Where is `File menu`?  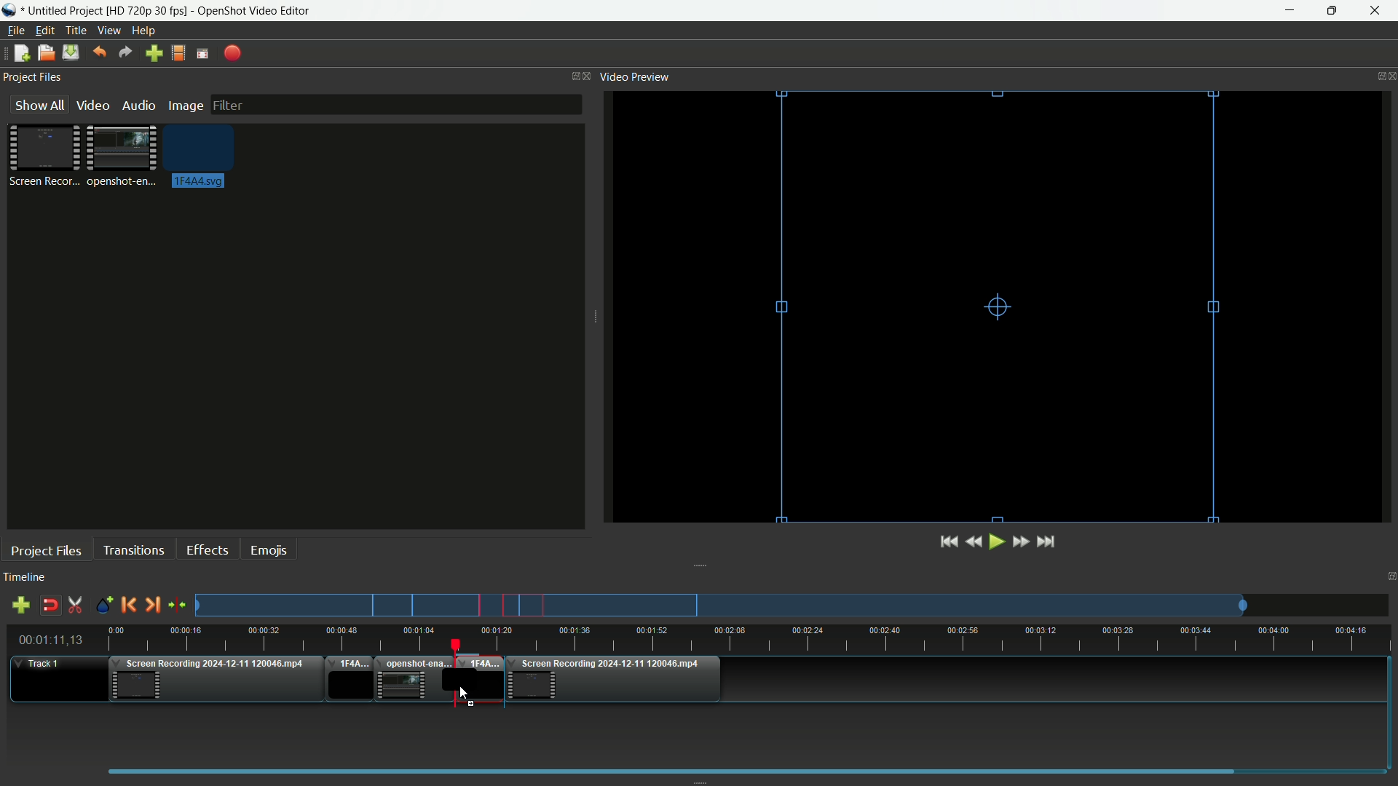 File menu is located at coordinates (13, 32).